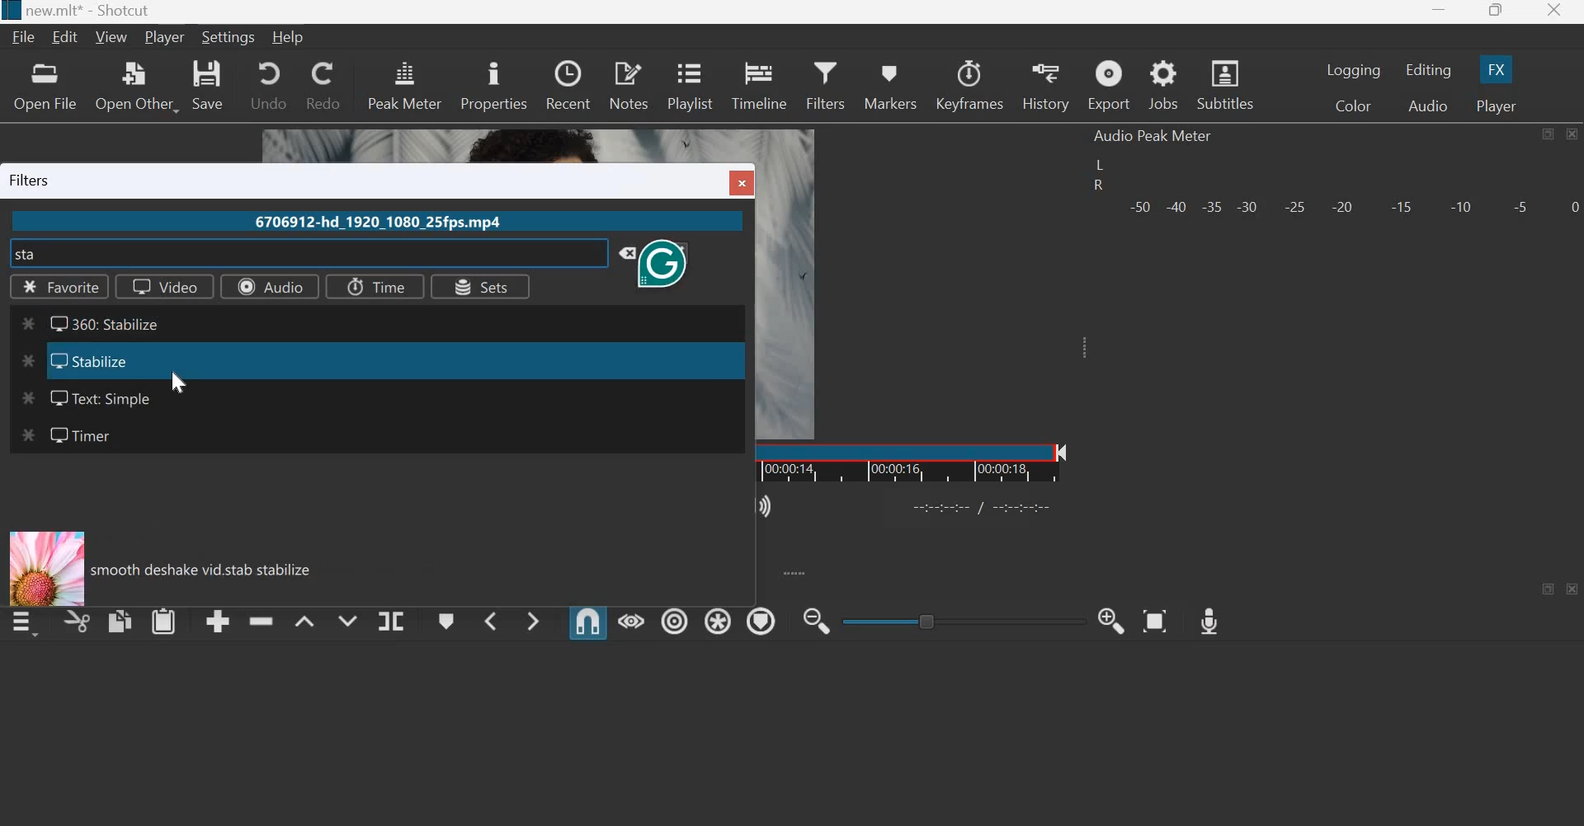 Image resolution: width=1584 pixels, height=826 pixels. I want to click on maximize, so click(1549, 589).